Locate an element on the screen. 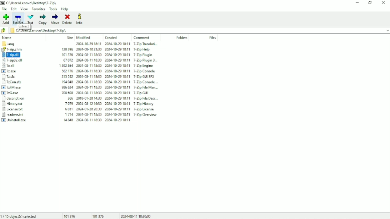 The image size is (390, 219). 101376 2004-08-11 1230 2008-90-29 1811 7-Zip Plugin is located at coordinates (114, 54).